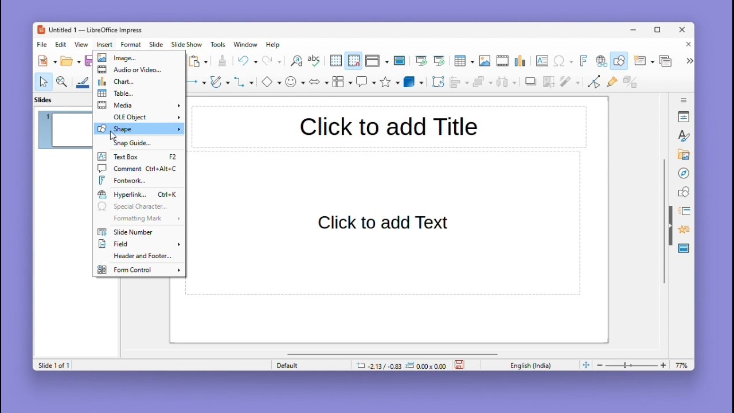 The width and height of the screenshot is (734, 413). What do you see at coordinates (83, 44) in the screenshot?
I see `View` at bounding box center [83, 44].